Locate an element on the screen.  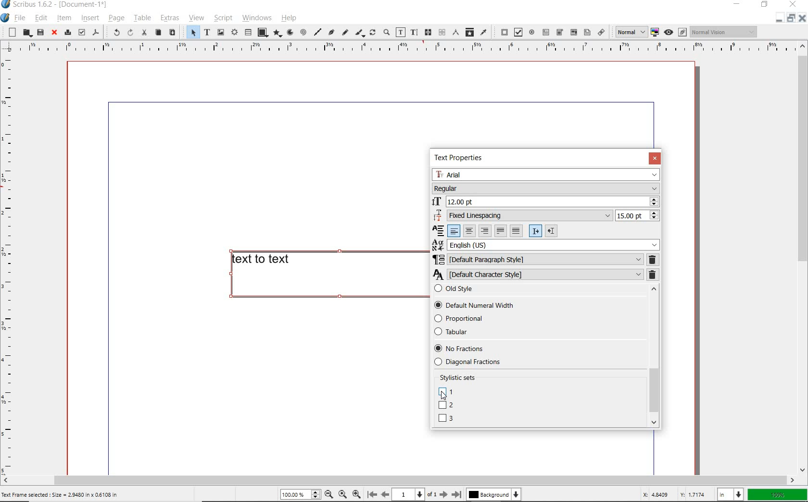
pdf combo box is located at coordinates (559, 32).